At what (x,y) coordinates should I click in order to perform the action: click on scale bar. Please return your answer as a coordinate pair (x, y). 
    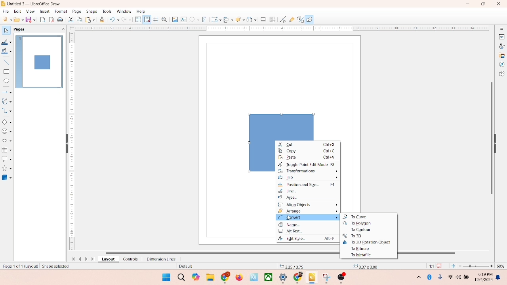
    Looking at the image, I should click on (279, 28).